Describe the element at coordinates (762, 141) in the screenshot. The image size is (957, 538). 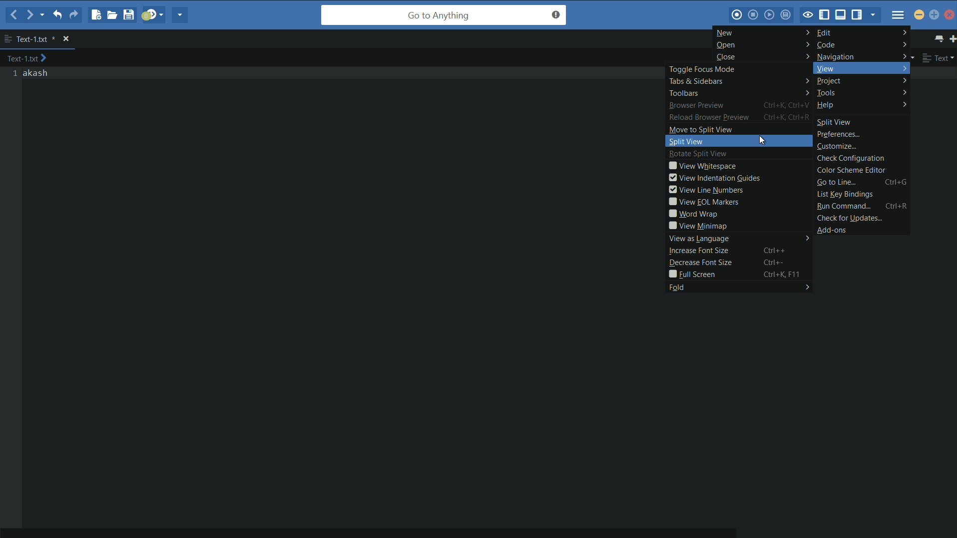
I see `cursor` at that location.